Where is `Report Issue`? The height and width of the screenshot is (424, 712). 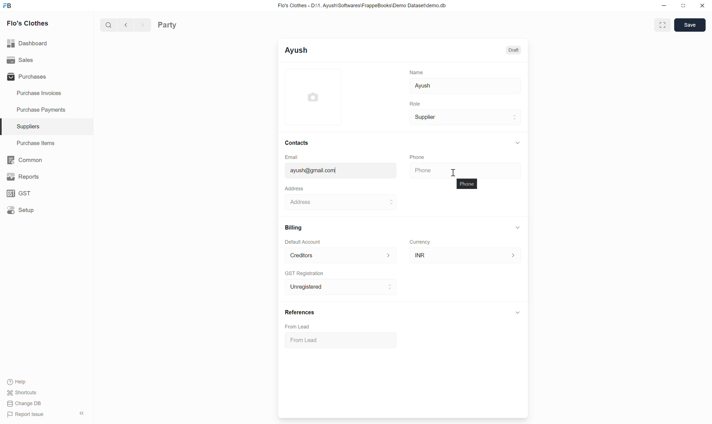 Report Issue is located at coordinates (27, 415).